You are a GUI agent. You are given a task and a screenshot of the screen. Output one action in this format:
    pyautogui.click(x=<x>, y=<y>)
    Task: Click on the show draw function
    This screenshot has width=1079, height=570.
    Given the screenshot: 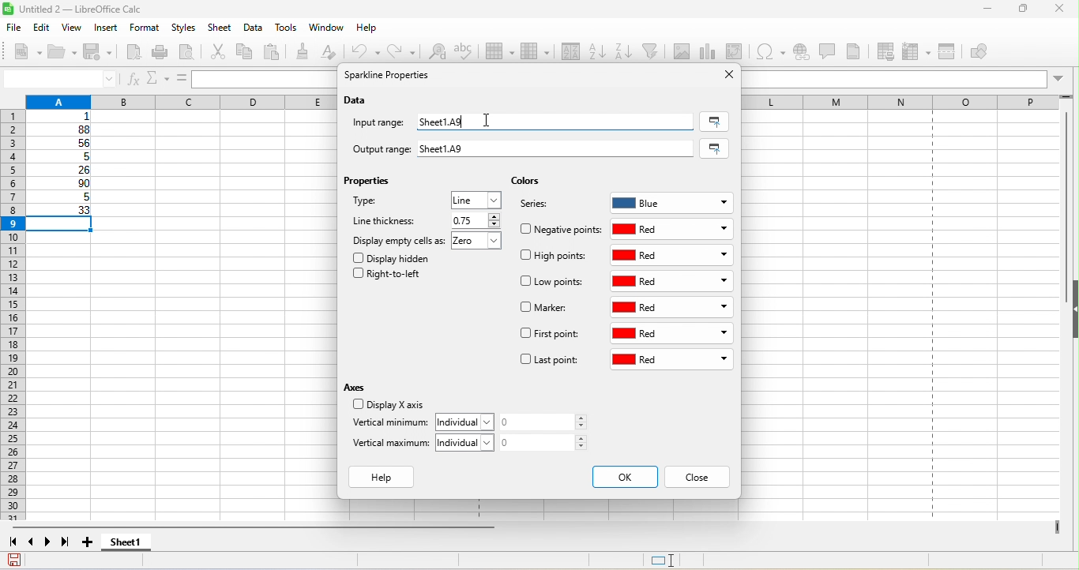 What is the action you would take?
    pyautogui.click(x=991, y=53)
    